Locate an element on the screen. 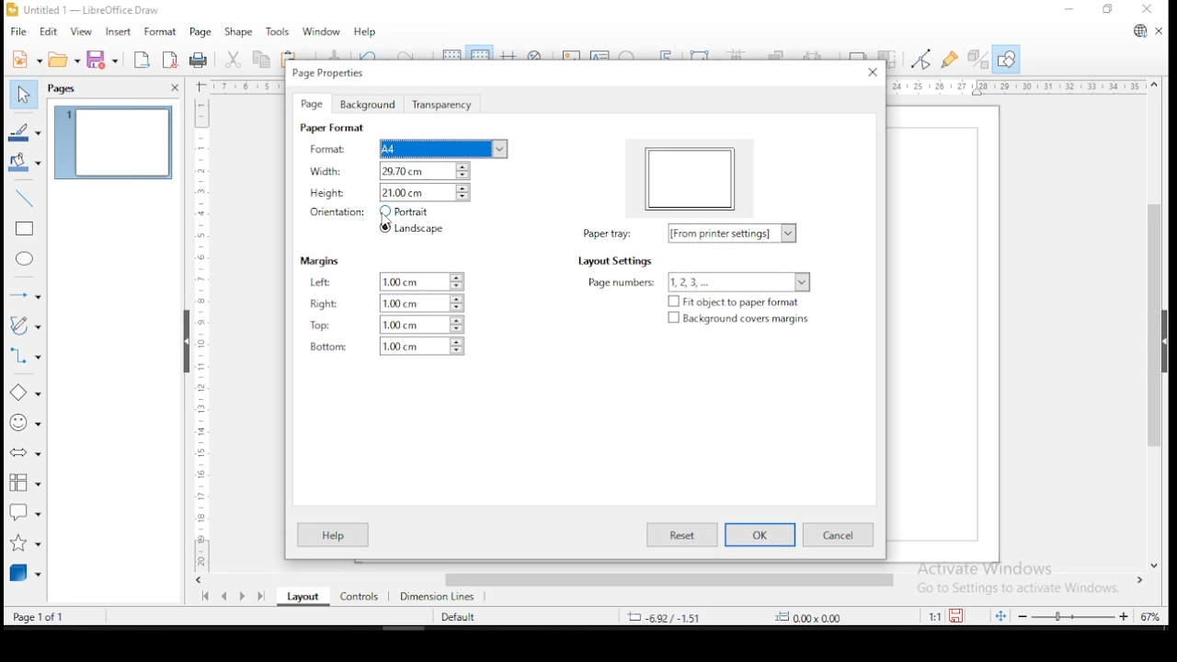 The height and width of the screenshot is (662, 1177). view is located at coordinates (82, 33).